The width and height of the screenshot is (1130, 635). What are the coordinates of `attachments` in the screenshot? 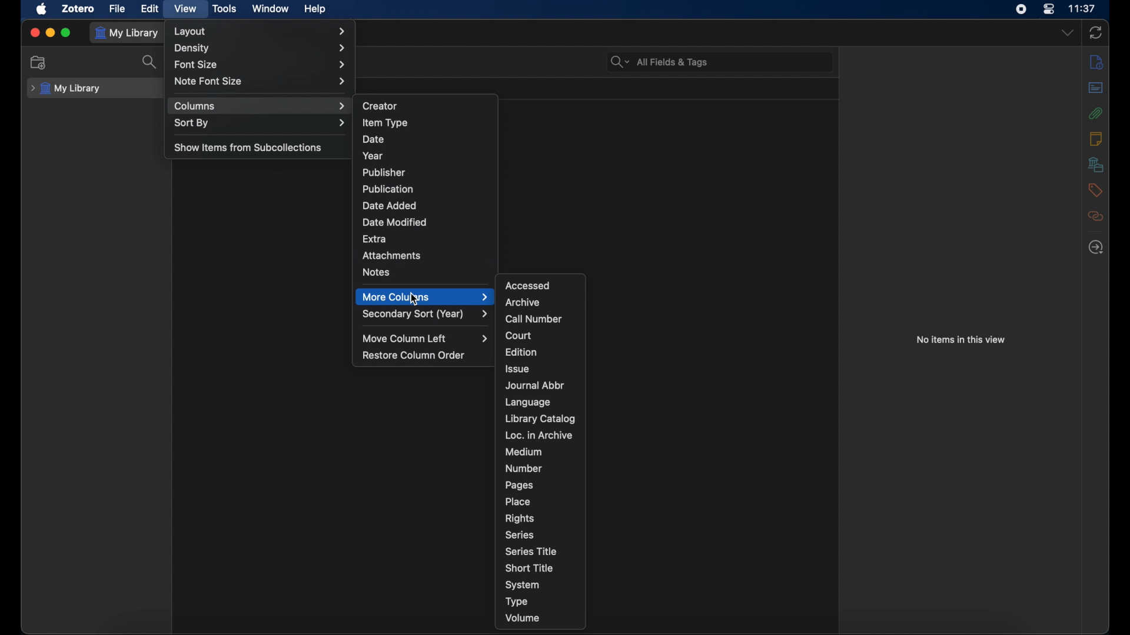 It's located at (1096, 113).